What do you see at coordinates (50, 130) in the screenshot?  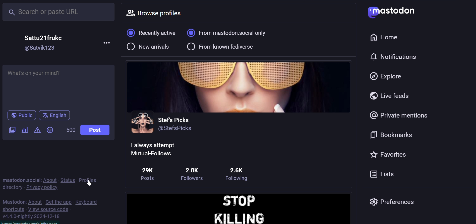 I see `emoji` at bounding box center [50, 130].